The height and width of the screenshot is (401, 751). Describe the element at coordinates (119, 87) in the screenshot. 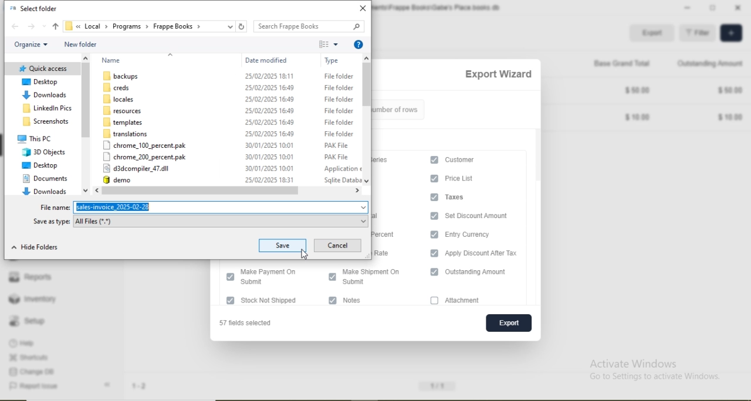

I see `creas` at that location.